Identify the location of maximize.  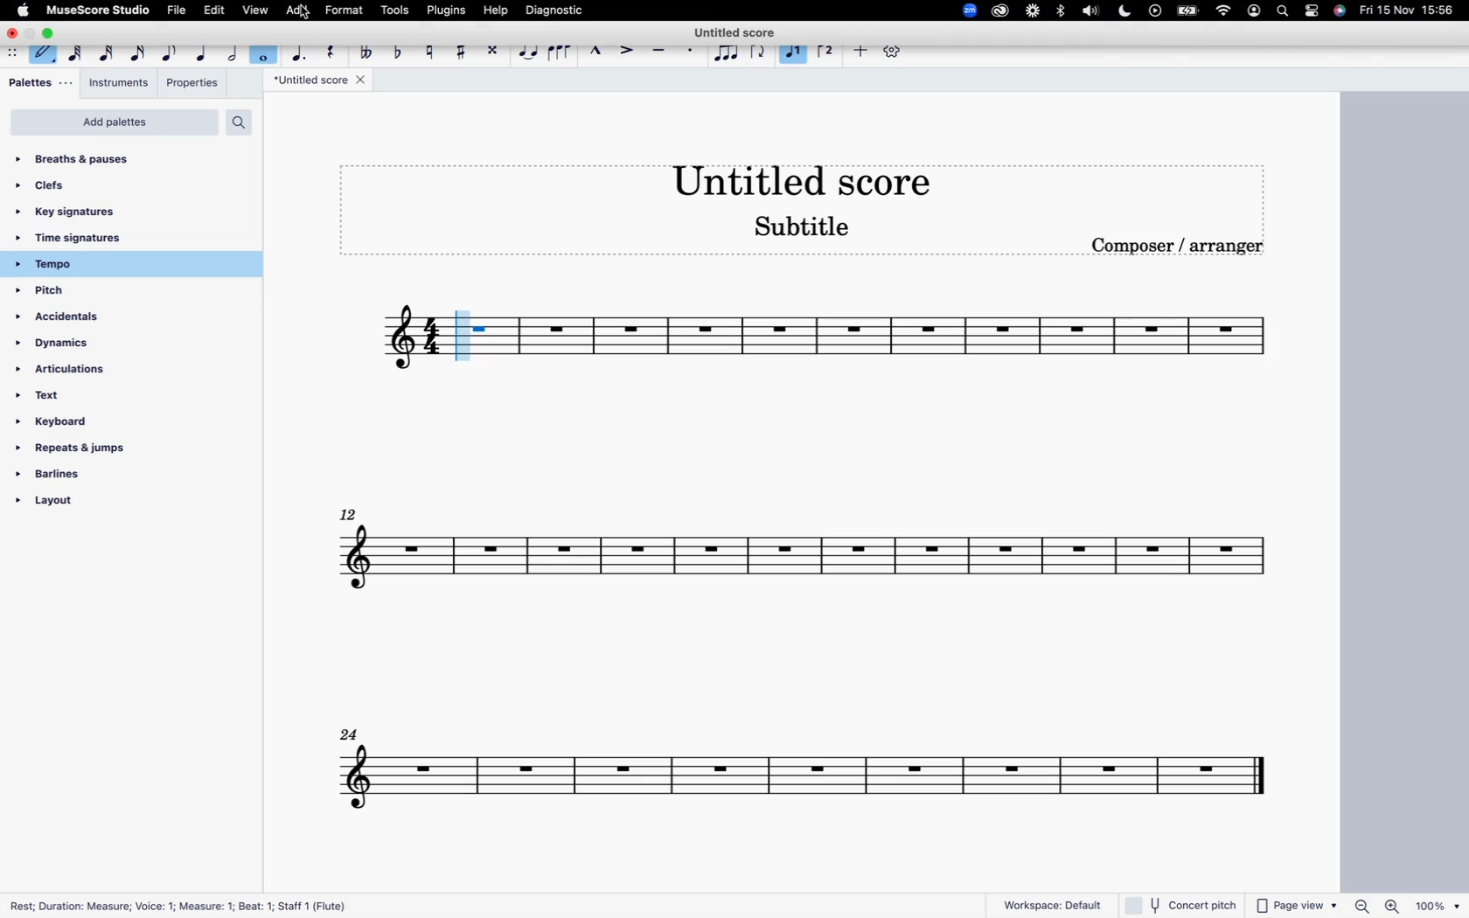
(52, 33).